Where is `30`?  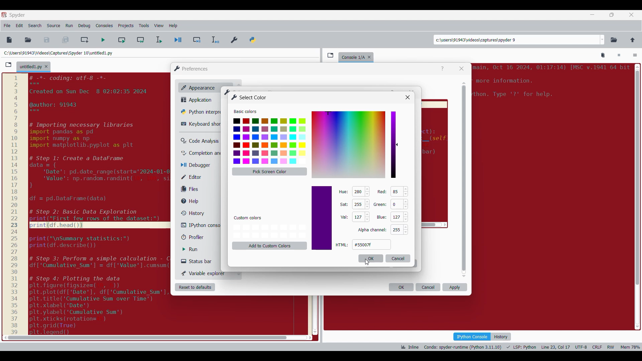
30 is located at coordinates (396, 217).